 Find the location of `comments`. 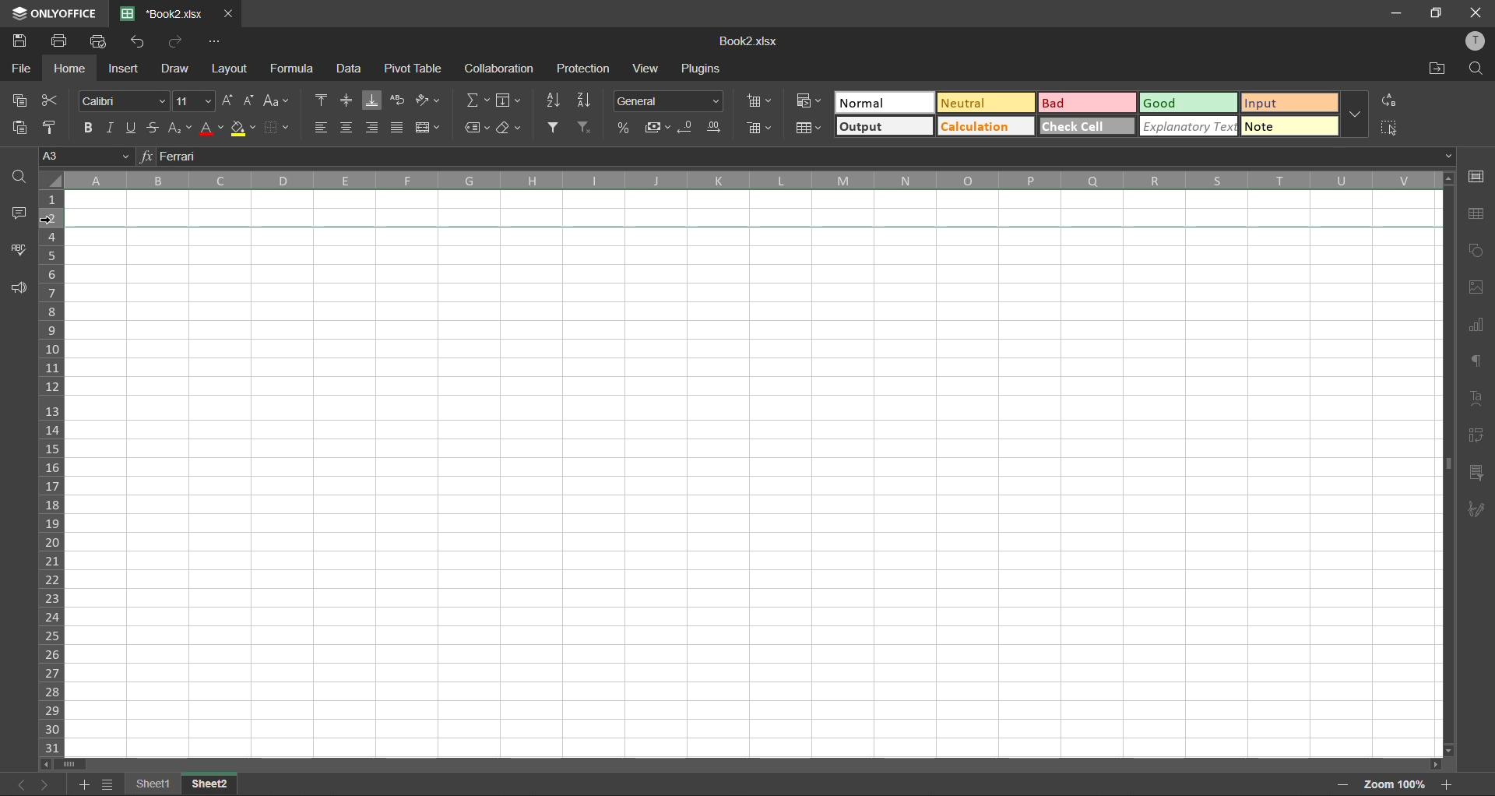

comments is located at coordinates (22, 216).